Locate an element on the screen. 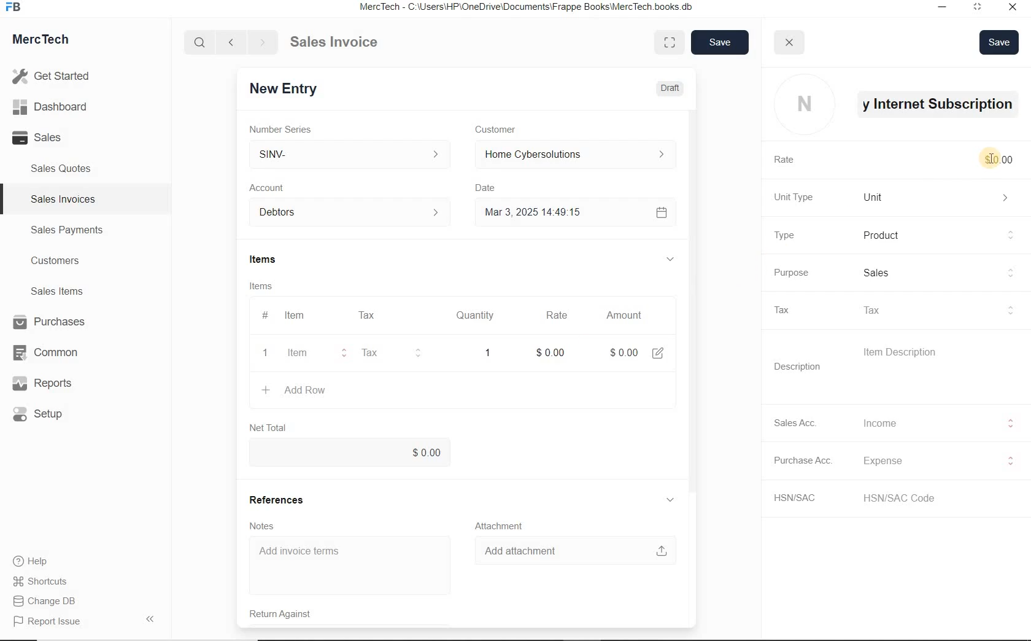  Rate is located at coordinates (556, 315).